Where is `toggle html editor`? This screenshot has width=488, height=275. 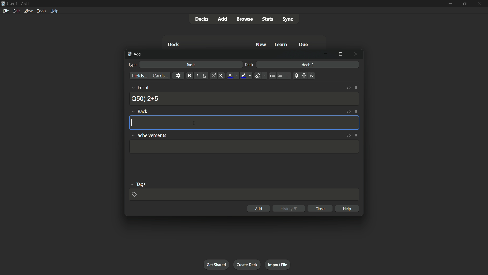 toggle html editor is located at coordinates (348, 112).